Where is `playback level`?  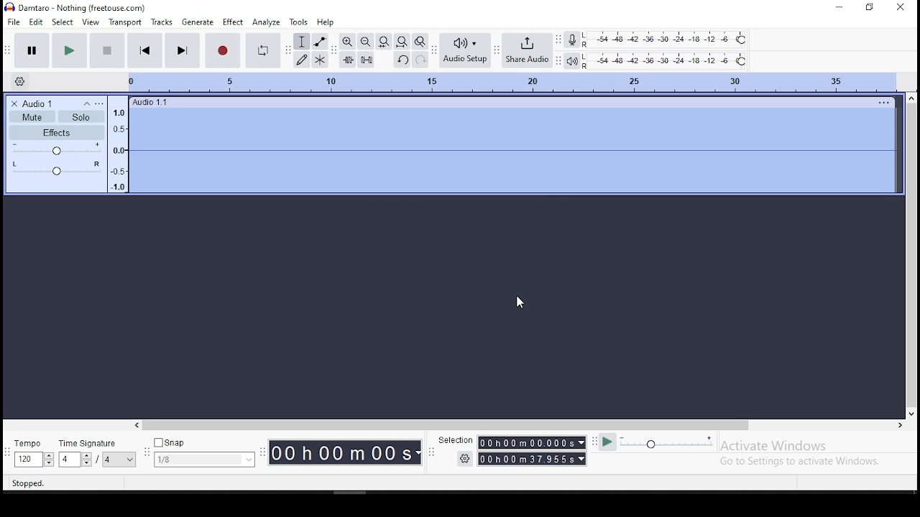 playback level is located at coordinates (668, 61).